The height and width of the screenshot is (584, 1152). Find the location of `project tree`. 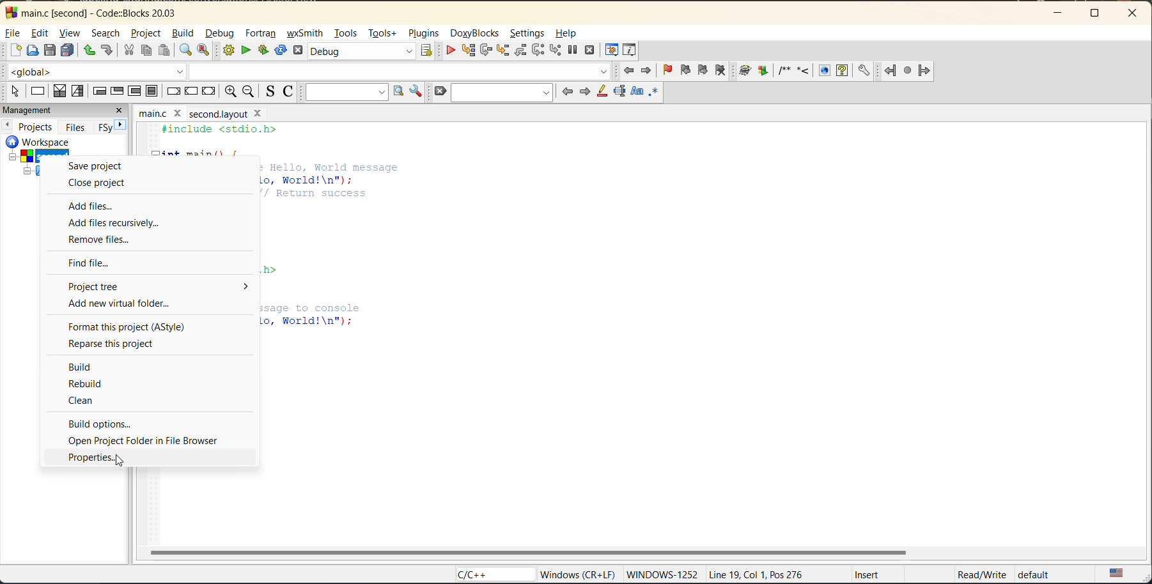

project tree is located at coordinates (117, 287).